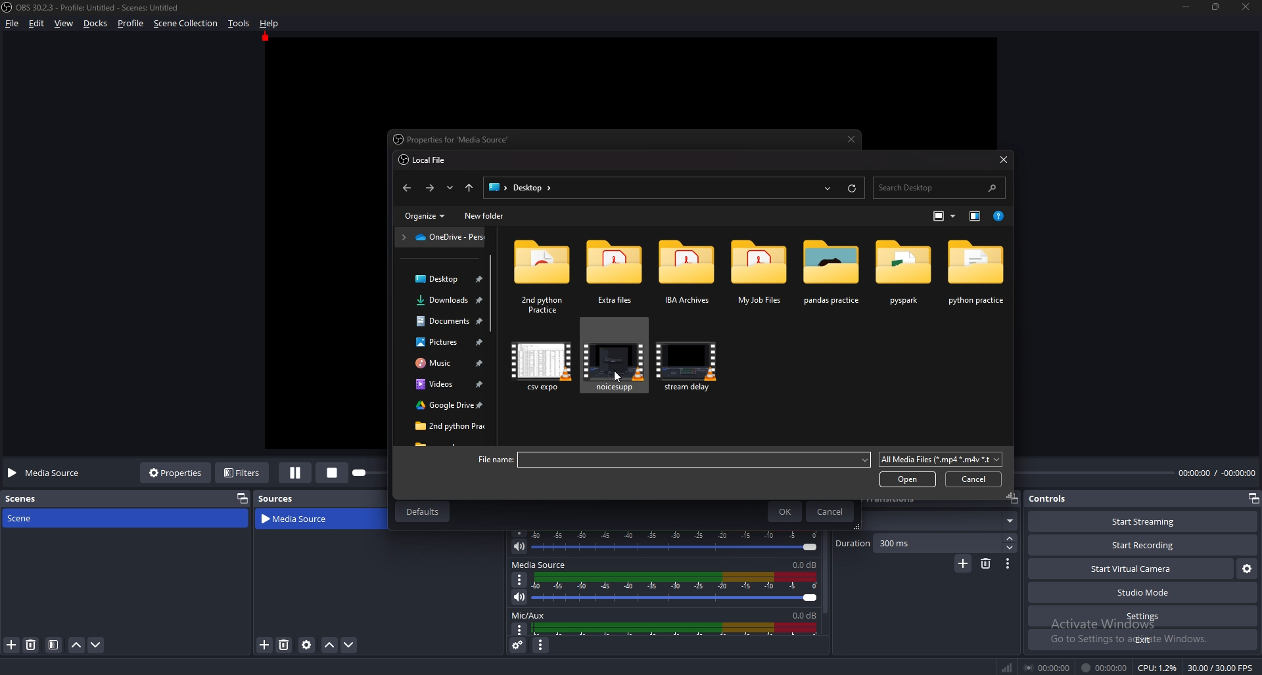 The height and width of the screenshot is (675, 1262). What do you see at coordinates (1131, 569) in the screenshot?
I see `Start virtual camera` at bounding box center [1131, 569].